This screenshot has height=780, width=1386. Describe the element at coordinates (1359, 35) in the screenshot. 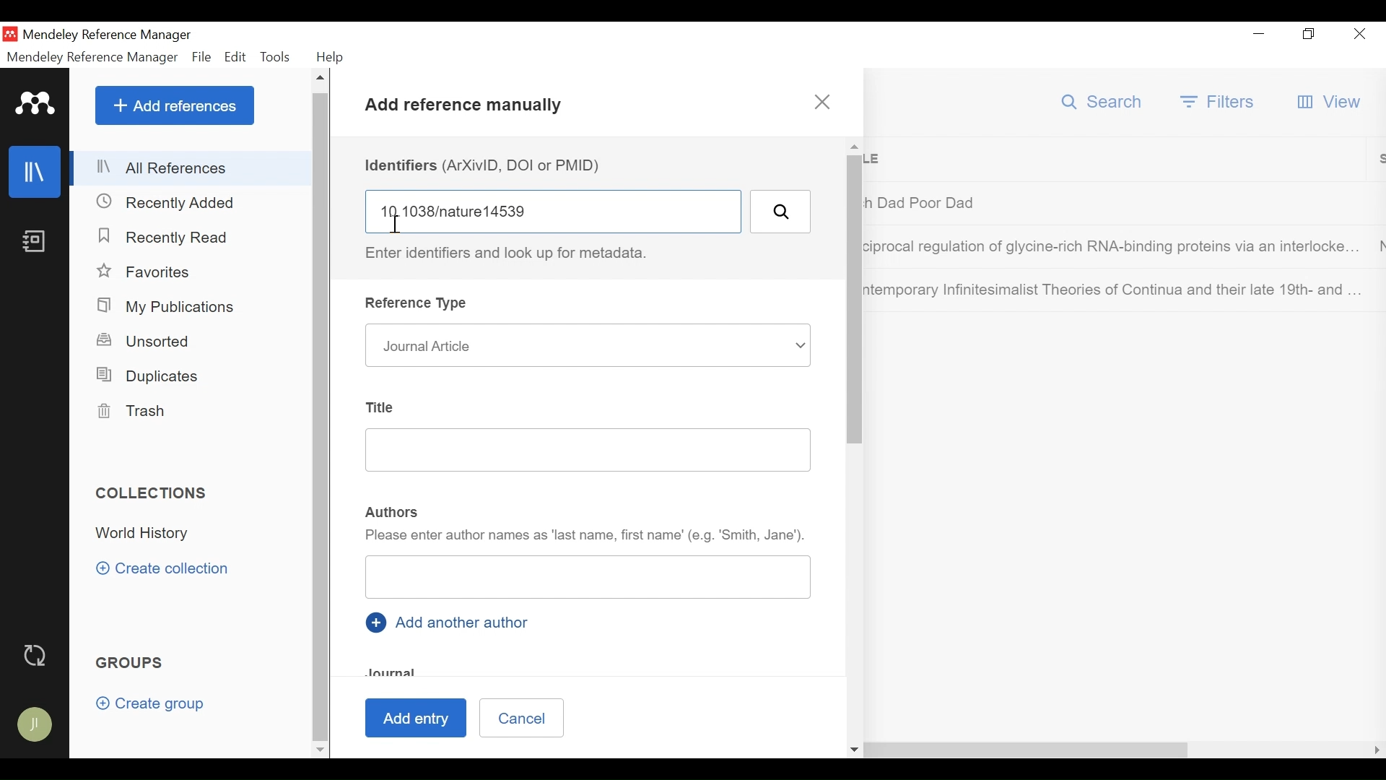

I see `Close` at that location.